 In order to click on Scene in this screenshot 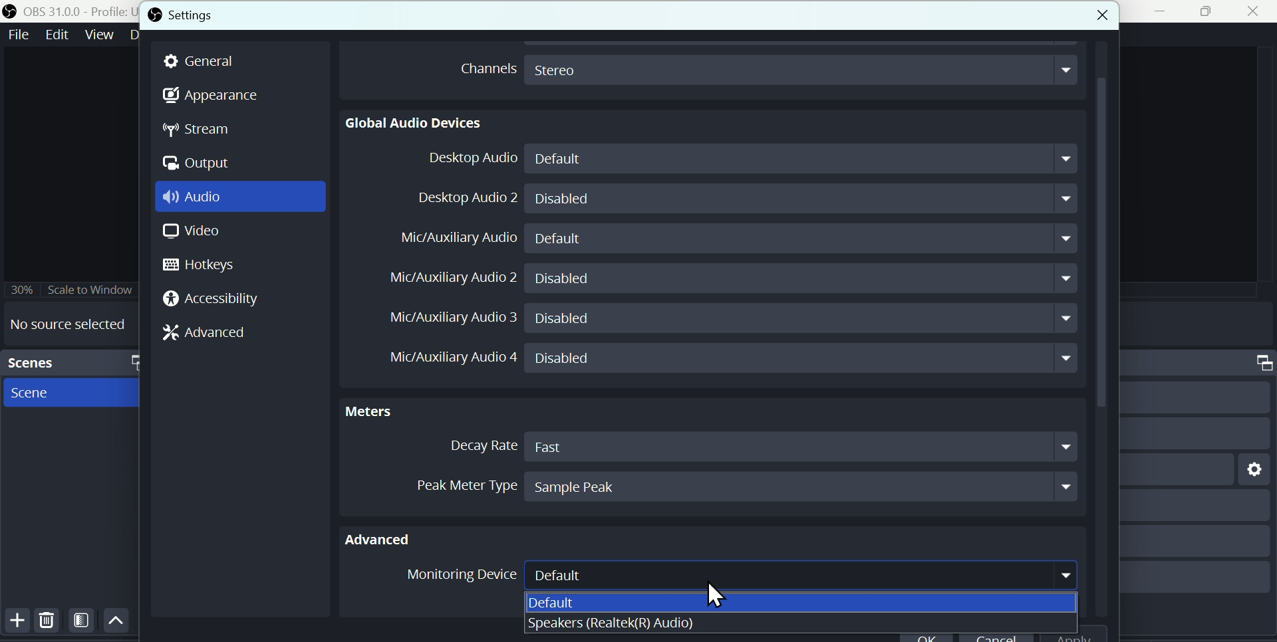, I will do `click(38, 395)`.